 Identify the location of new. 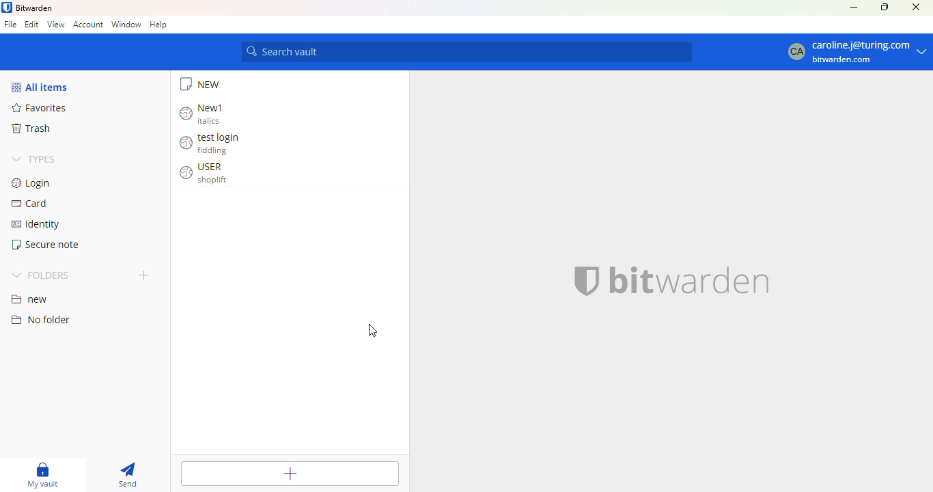
(29, 300).